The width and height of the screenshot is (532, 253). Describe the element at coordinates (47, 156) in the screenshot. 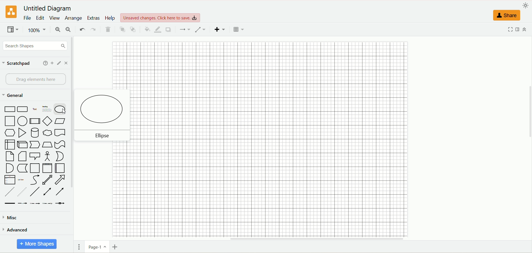

I see `actor` at that location.